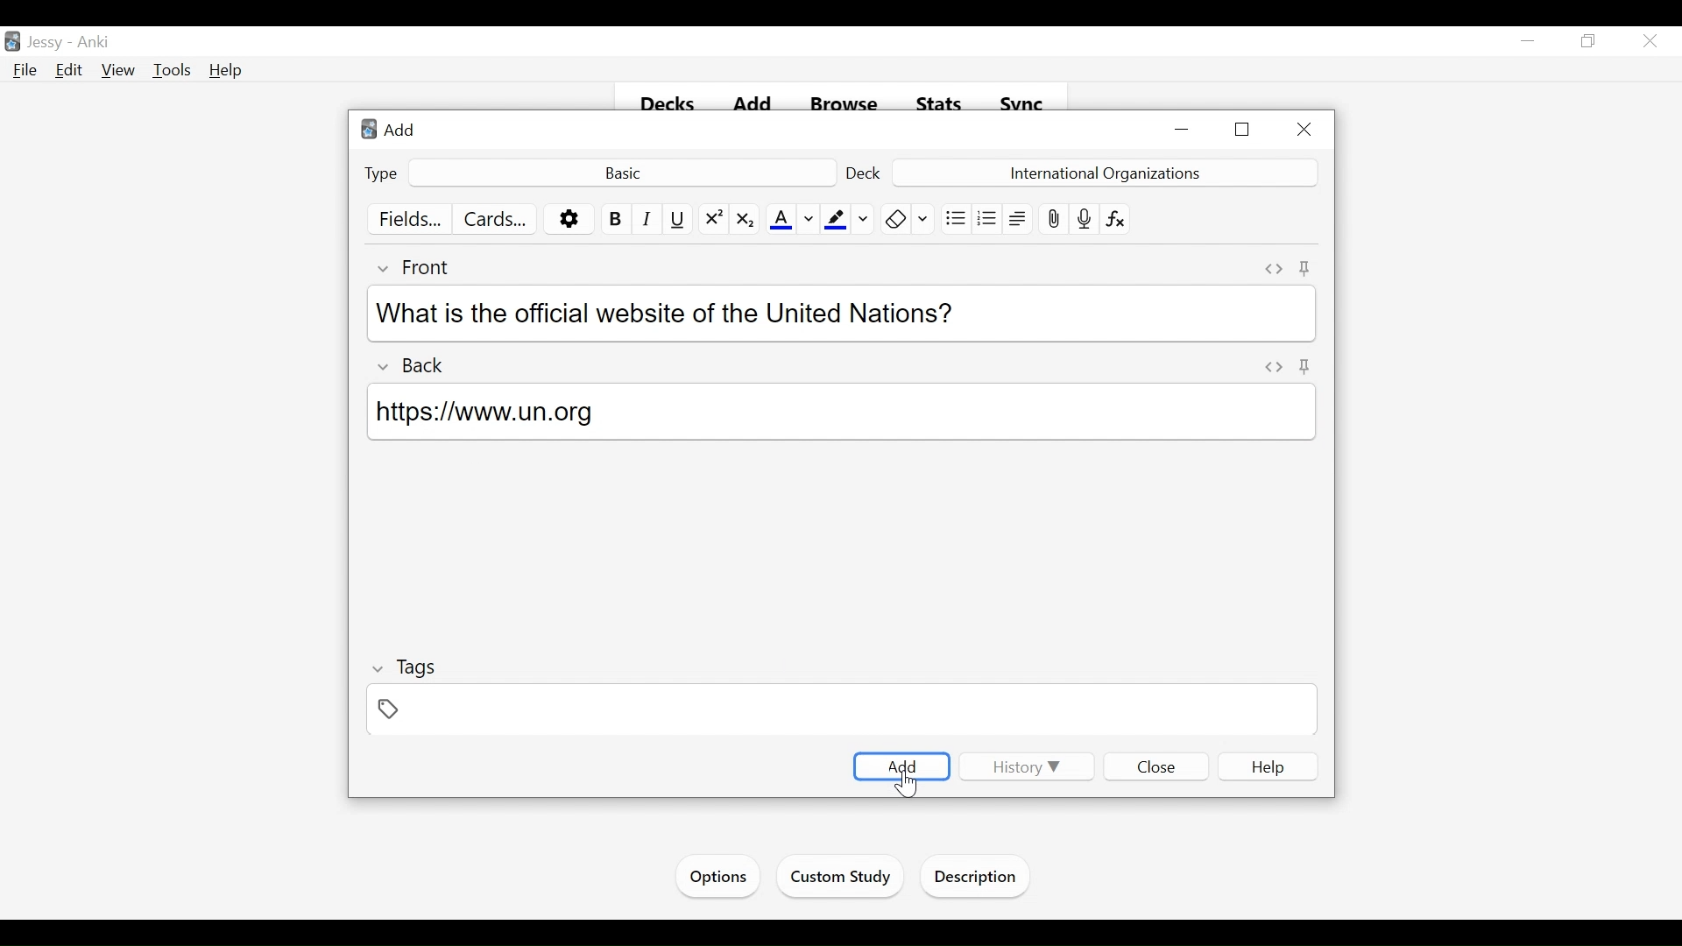  Describe the element at coordinates (1054, 218) in the screenshot. I see `Attach pictures` at that location.